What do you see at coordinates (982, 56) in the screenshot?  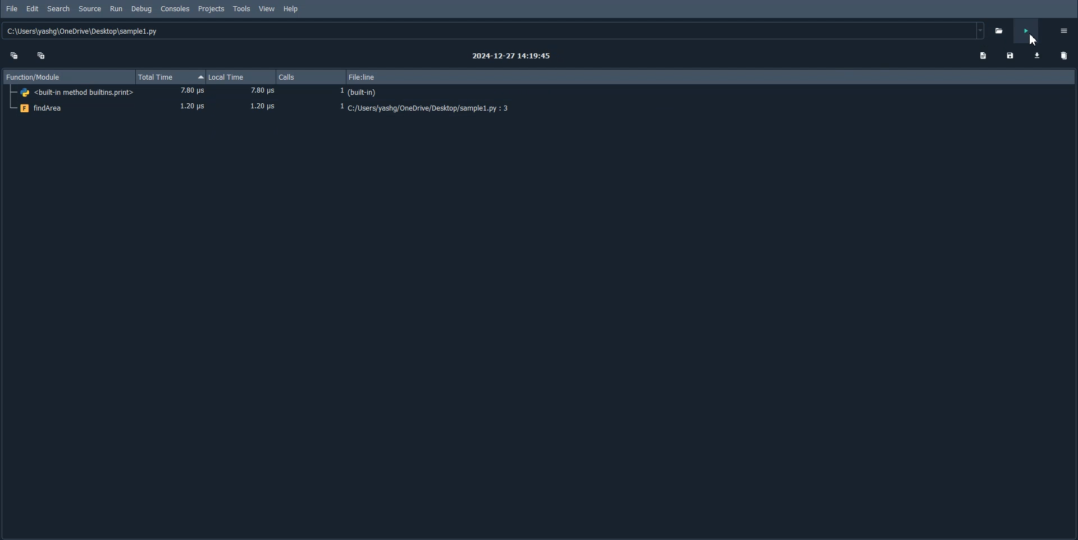 I see `Show programs output` at bounding box center [982, 56].